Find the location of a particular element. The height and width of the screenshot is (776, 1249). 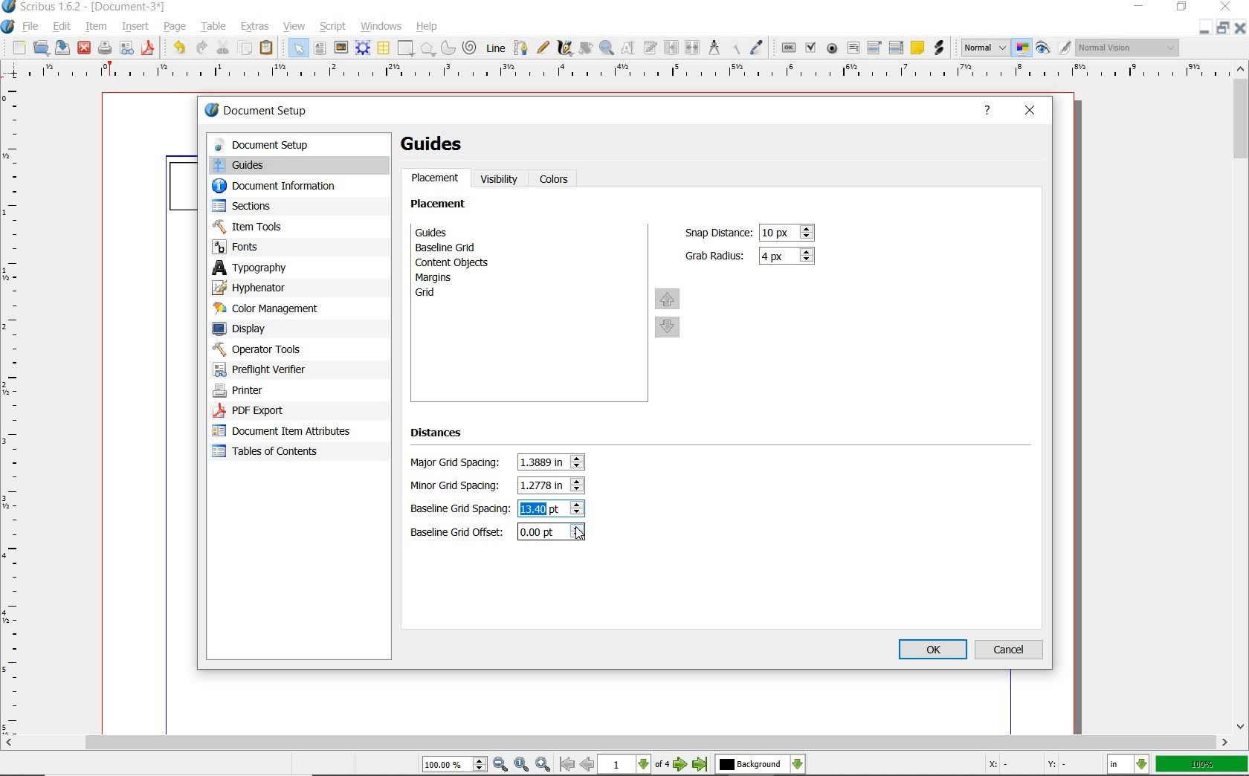

go to last page is located at coordinates (700, 765).